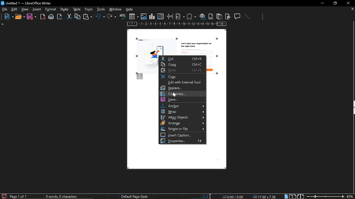 The image size is (355, 199). I want to click on view, so click(25, 9).